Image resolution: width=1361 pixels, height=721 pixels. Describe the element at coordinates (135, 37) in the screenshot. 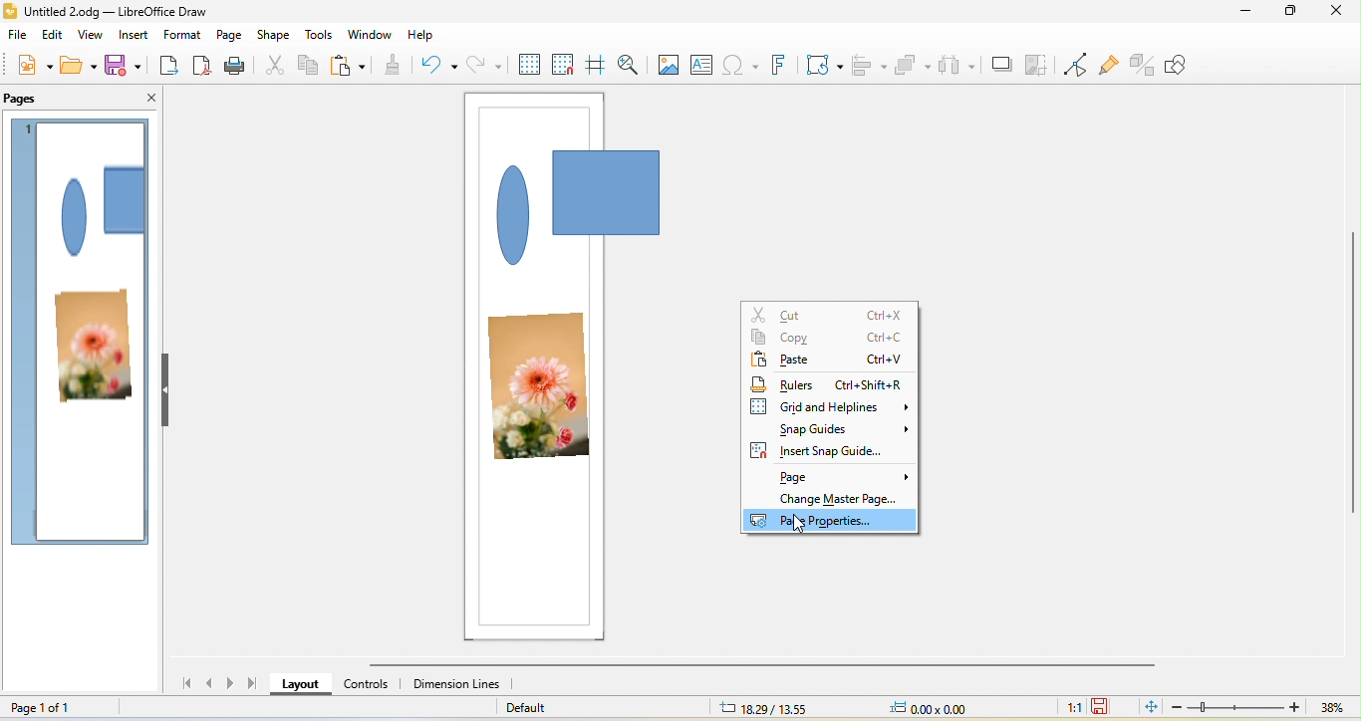

I see `insert` at that location.